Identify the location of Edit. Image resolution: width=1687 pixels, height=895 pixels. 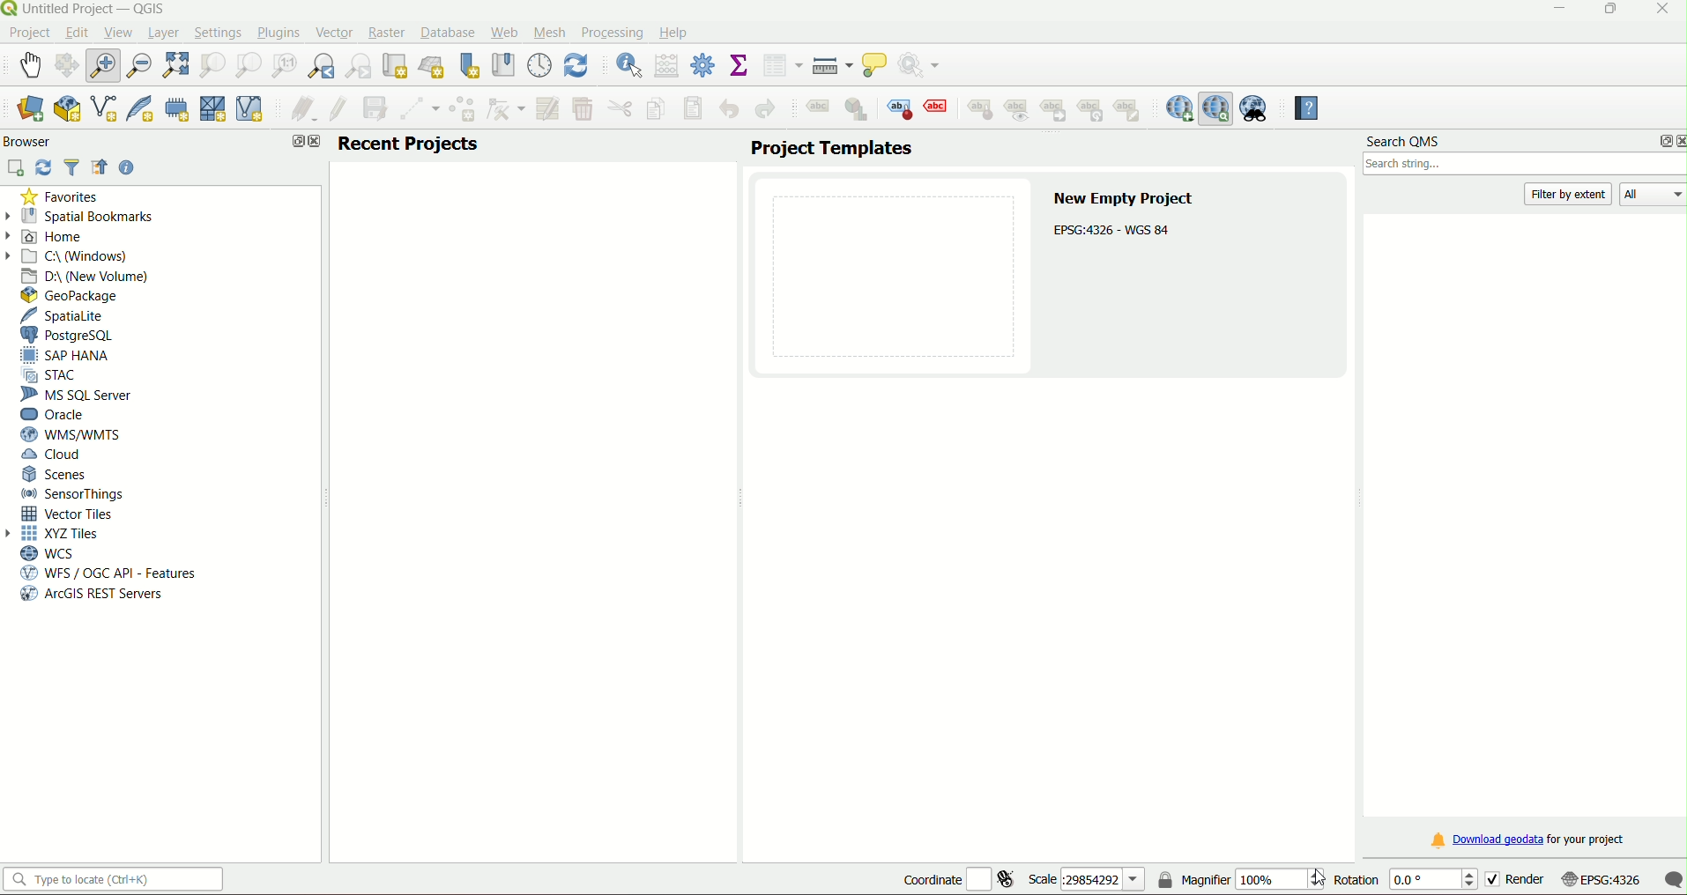
(76, 33).